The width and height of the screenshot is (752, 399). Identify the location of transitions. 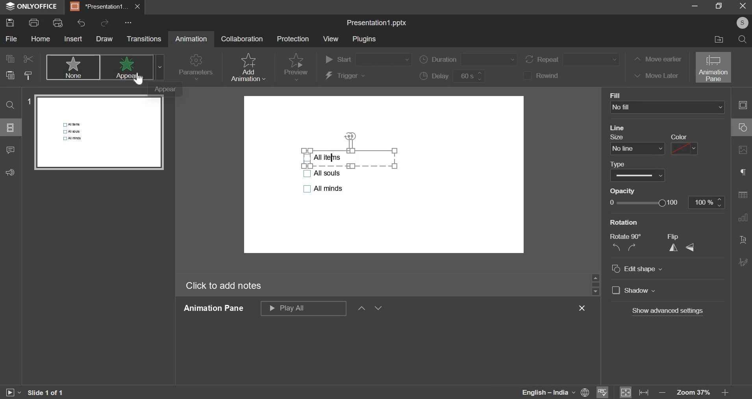
(144, 39).